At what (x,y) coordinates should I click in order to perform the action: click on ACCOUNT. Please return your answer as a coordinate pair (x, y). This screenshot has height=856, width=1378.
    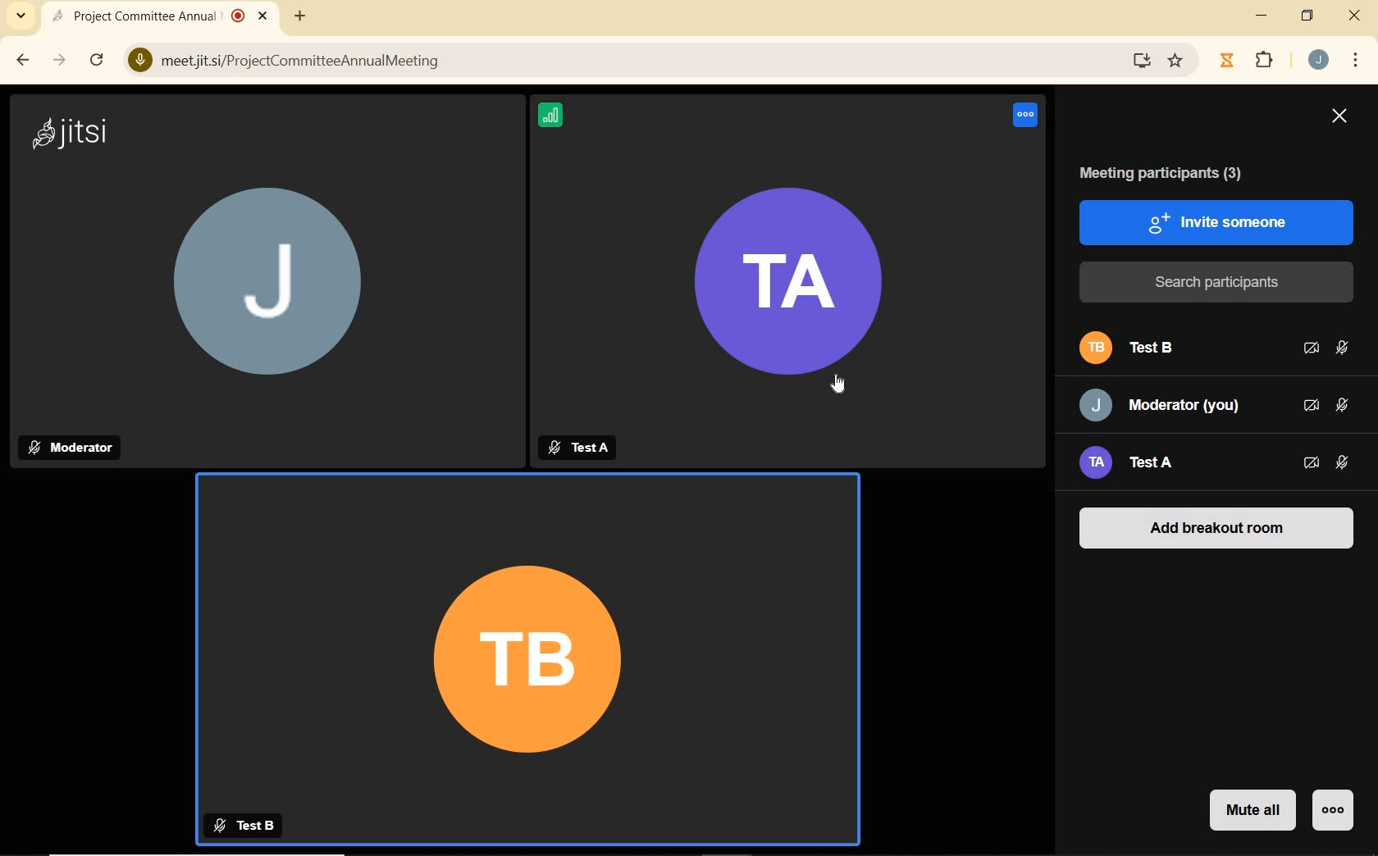
    Looking at the image, I should click on (1321, 61).